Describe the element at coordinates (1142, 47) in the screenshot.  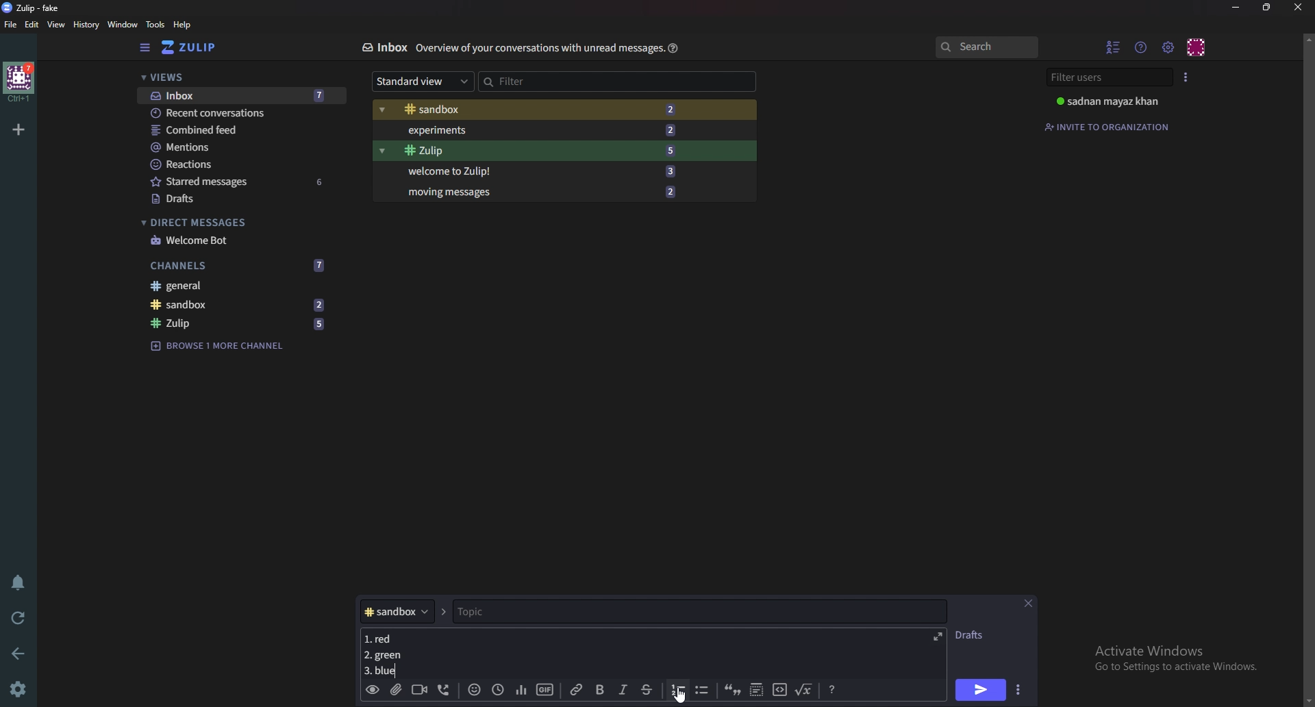
I see `Help menu` at that location.